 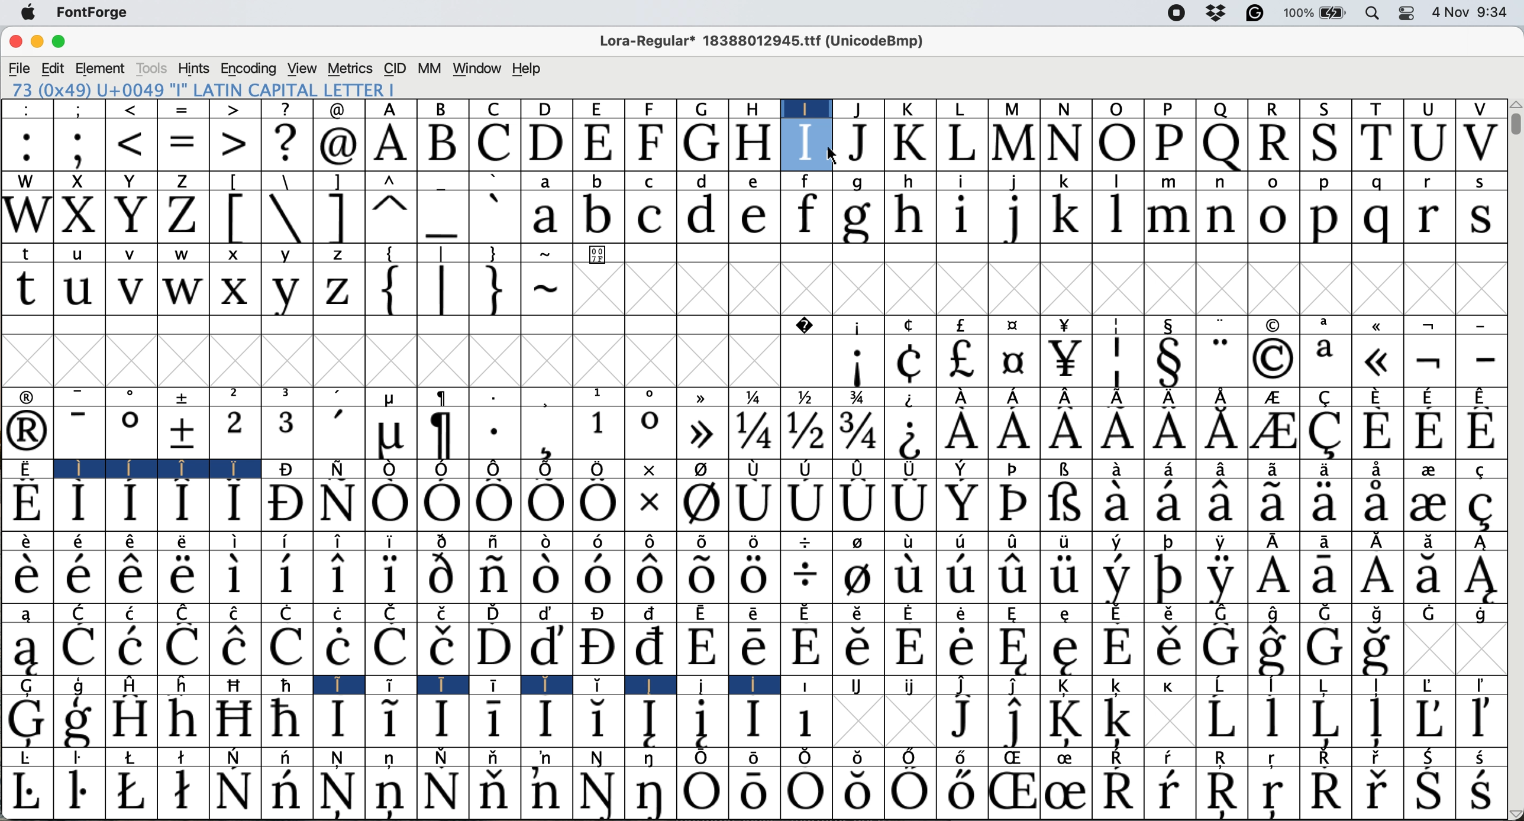 I want to click on Symbol, so click(x=186, y=612).